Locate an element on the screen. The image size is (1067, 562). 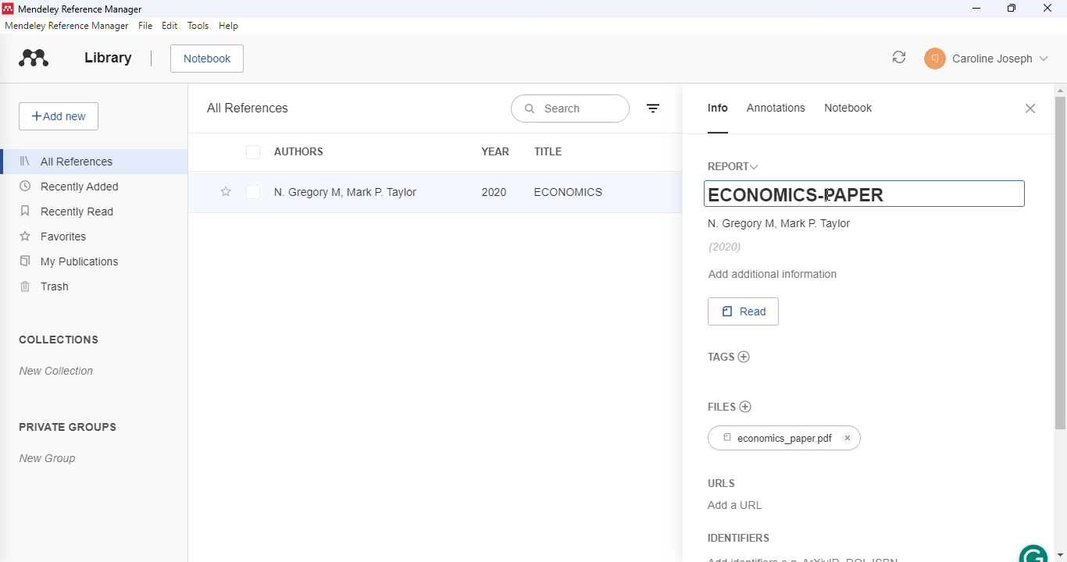
read is located at coordinates (744, 311).